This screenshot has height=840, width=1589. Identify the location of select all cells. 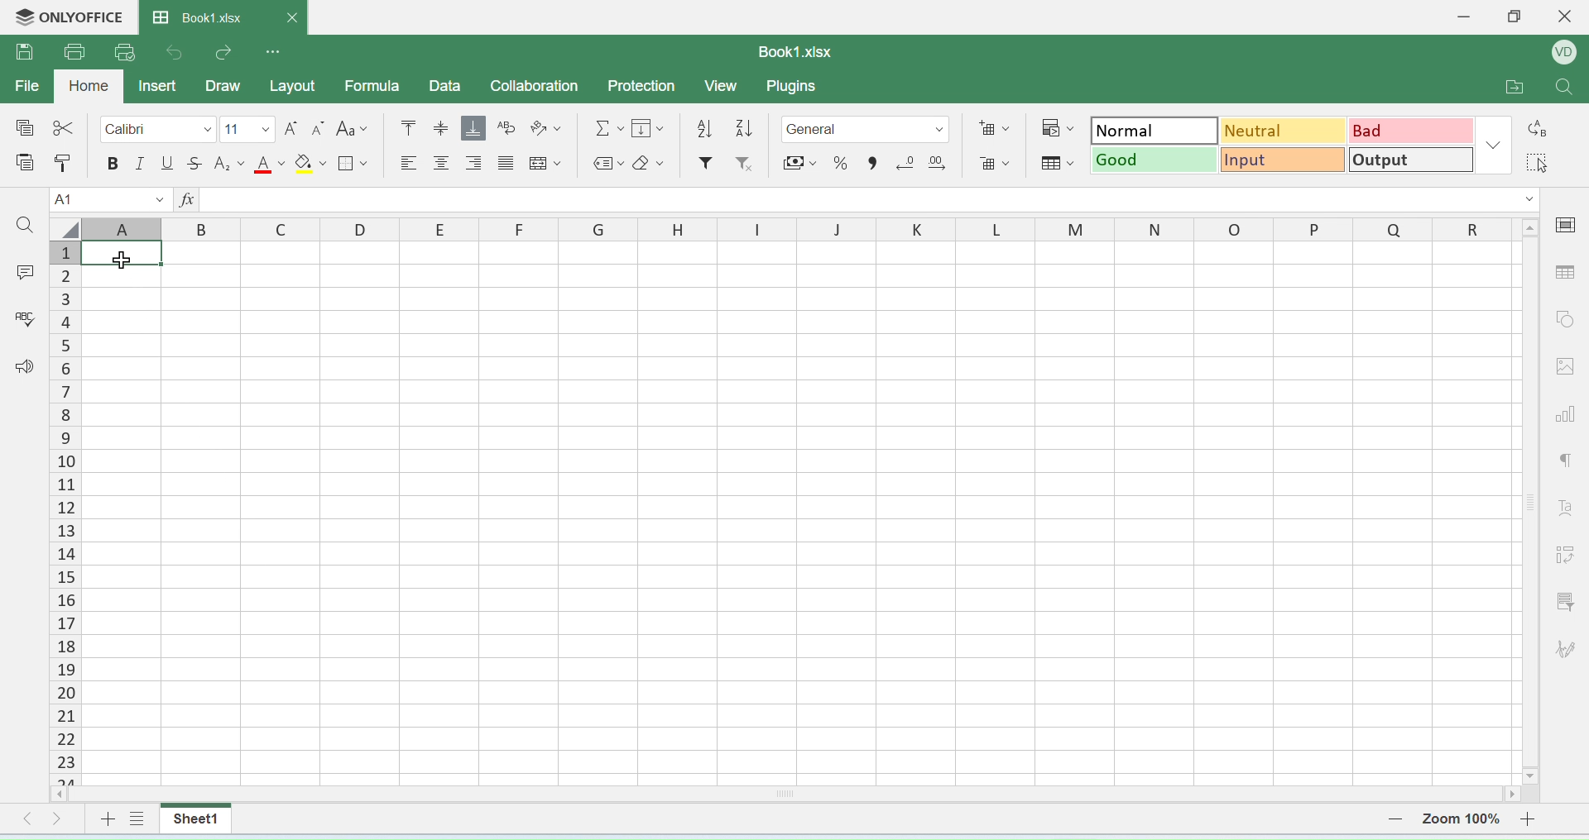
(65, 228).